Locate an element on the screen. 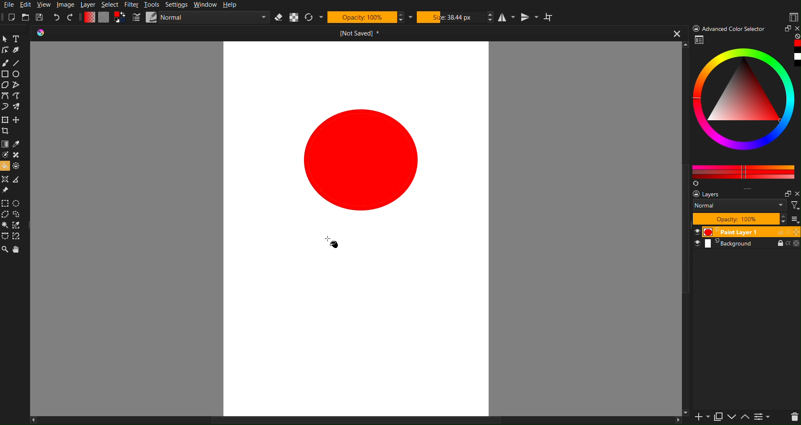 The width and height of the screenshot is (801, 425). Refresh is located at coordinates (696, 184).